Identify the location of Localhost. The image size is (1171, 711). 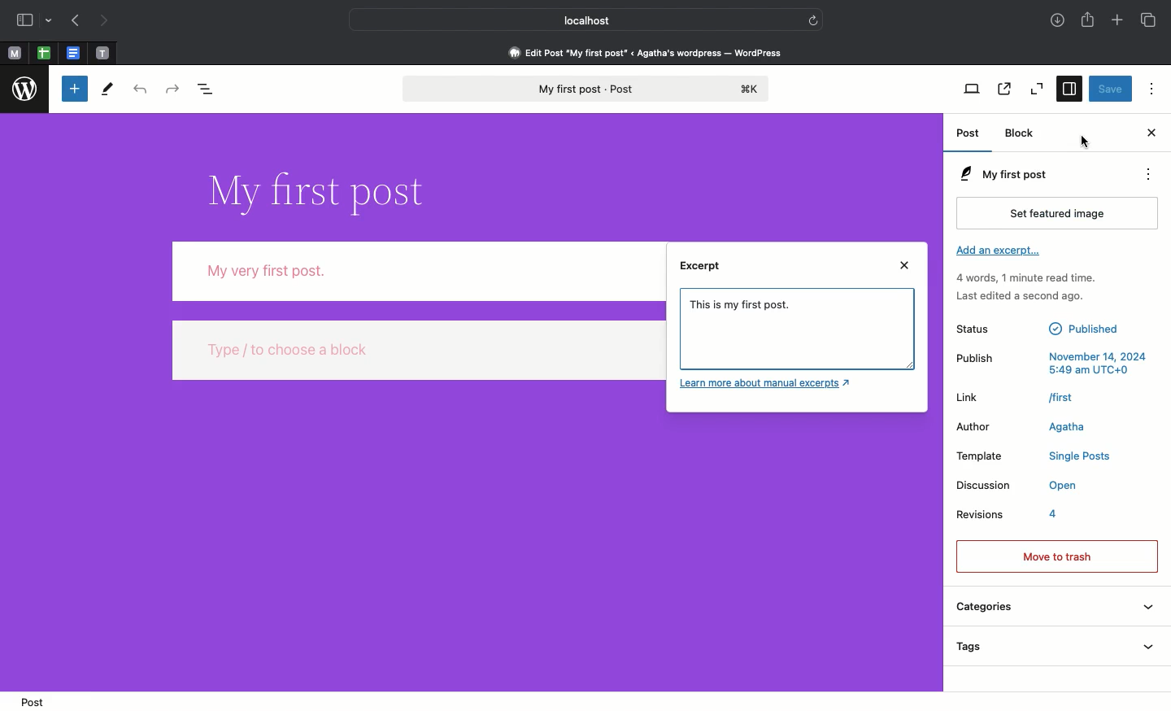
(575, 20).